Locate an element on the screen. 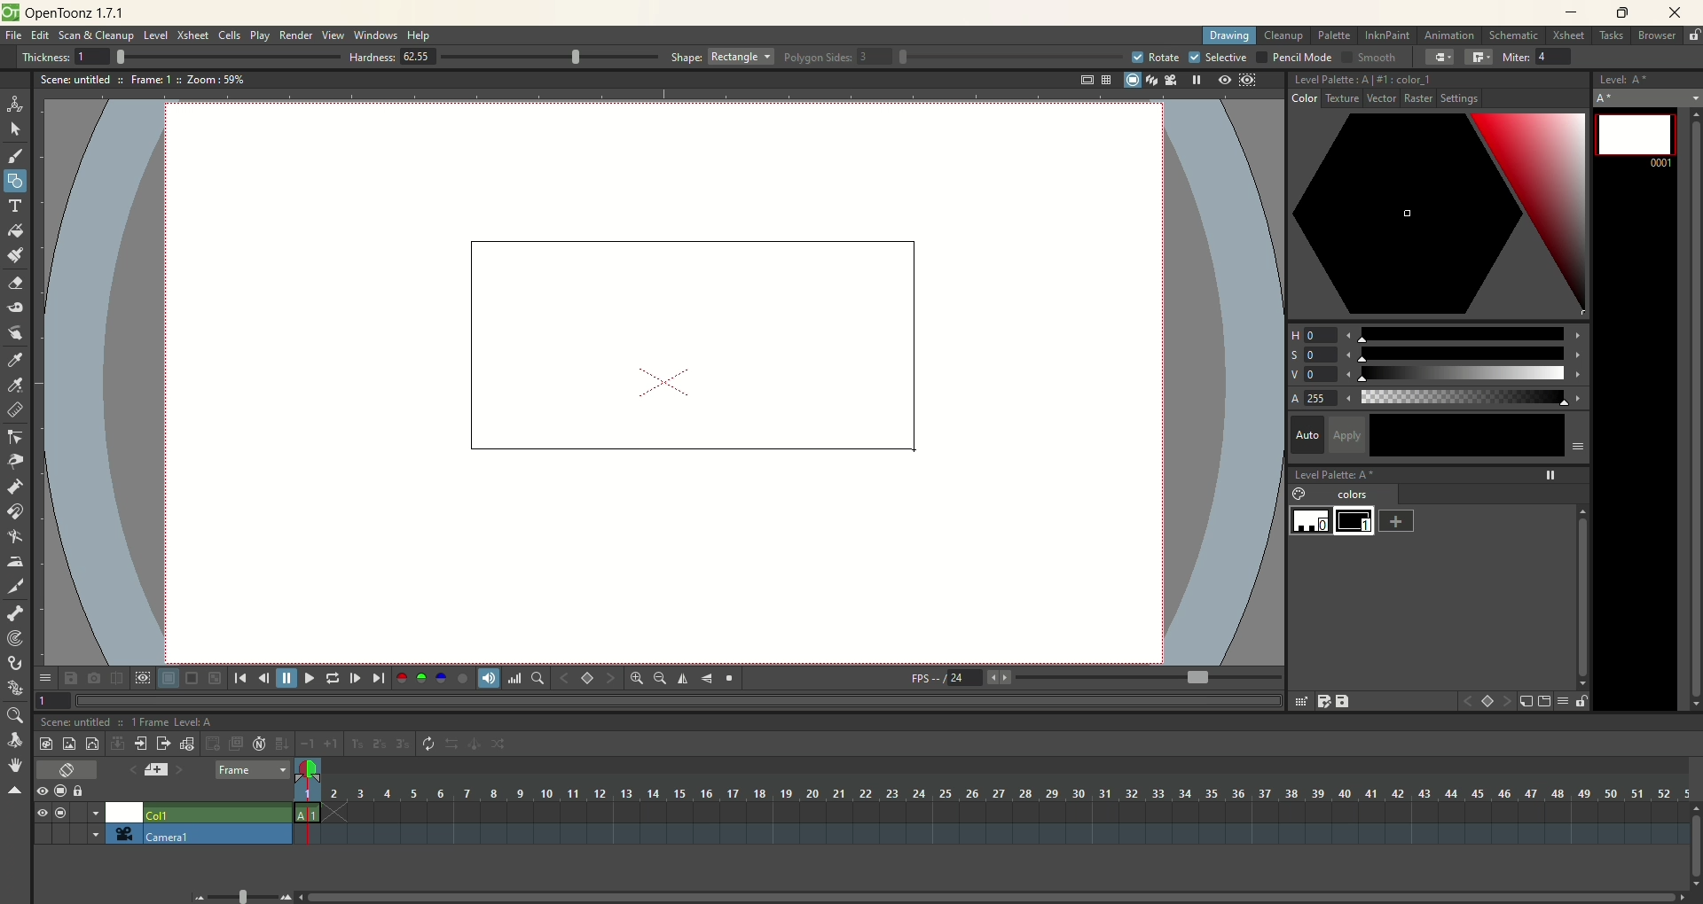  rectangle shape is located at coordinates (683, 340).